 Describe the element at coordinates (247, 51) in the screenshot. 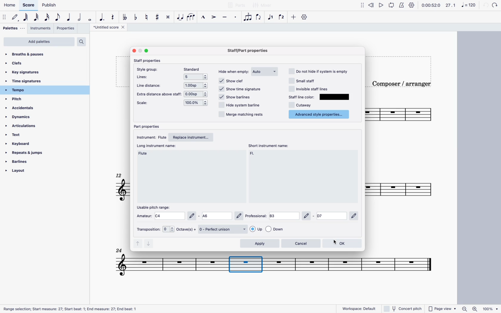

I see `Staff/part properties` at that location.